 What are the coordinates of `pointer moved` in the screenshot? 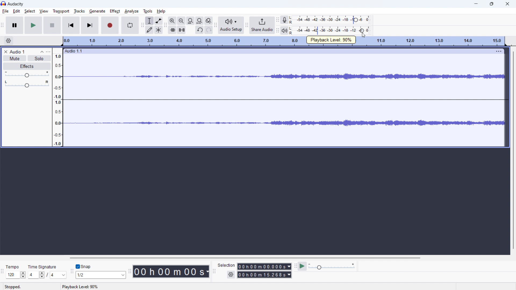 It's located at (362, 31).